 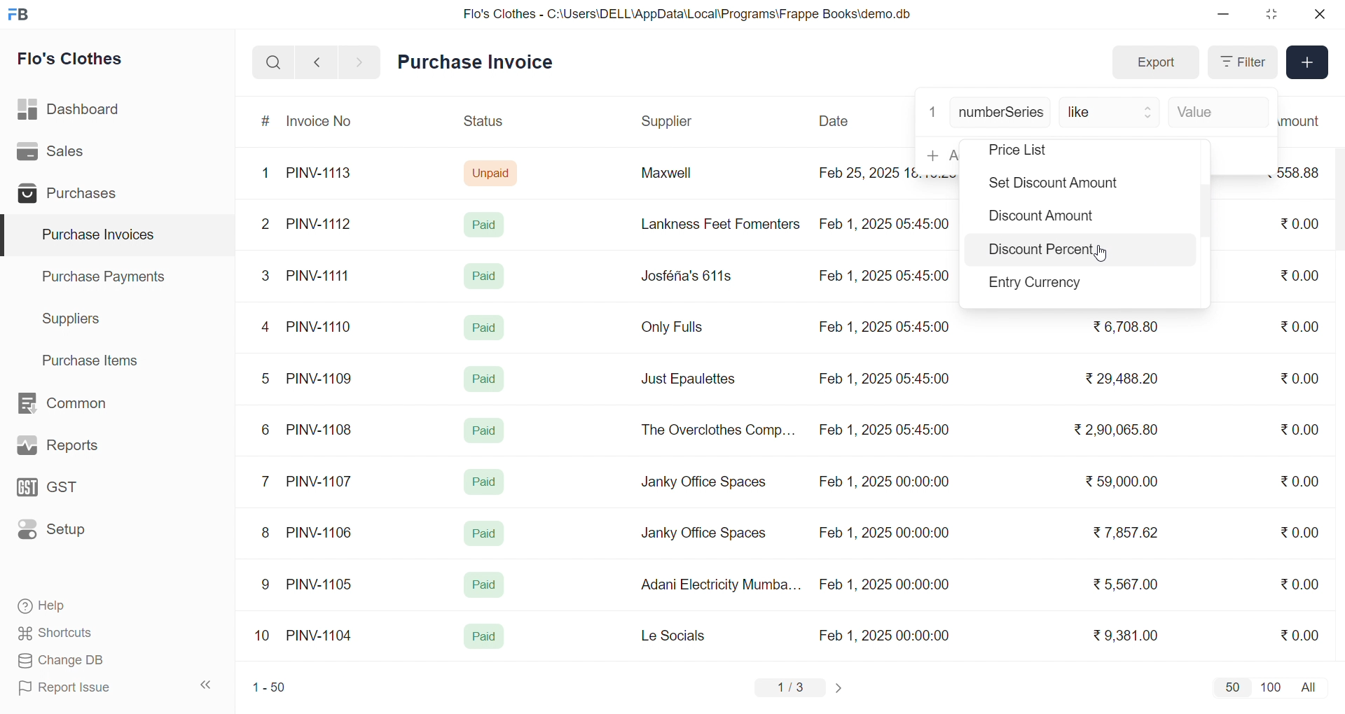 What do you see at coordinates (273, 62) in the screenshot?
I see `search` at bounding box center [273, 62].